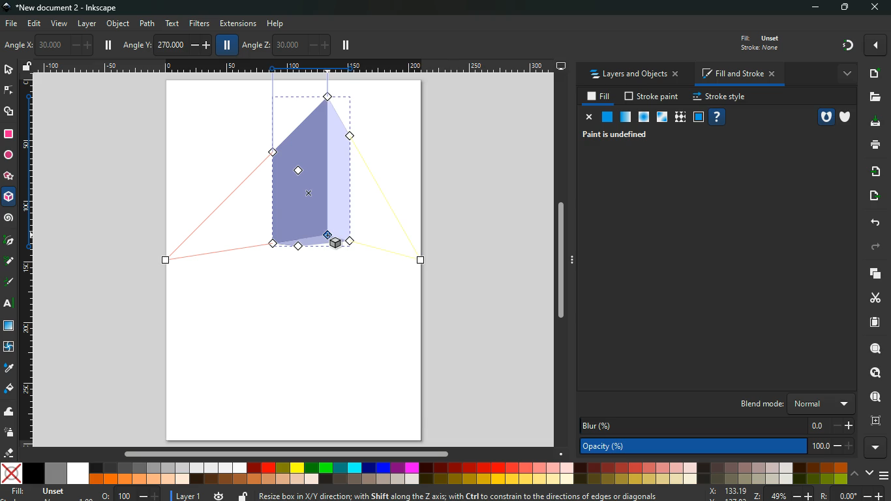  Describe the element at coordinates (758, 42) in the screenshot. I see `fill` at that location.